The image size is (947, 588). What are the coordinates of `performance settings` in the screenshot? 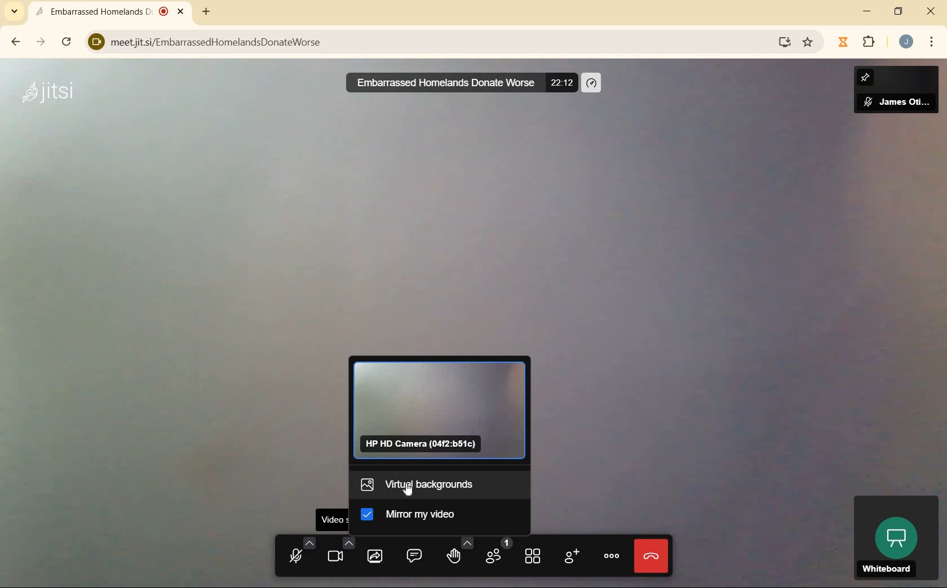 It's located at (592, 82).